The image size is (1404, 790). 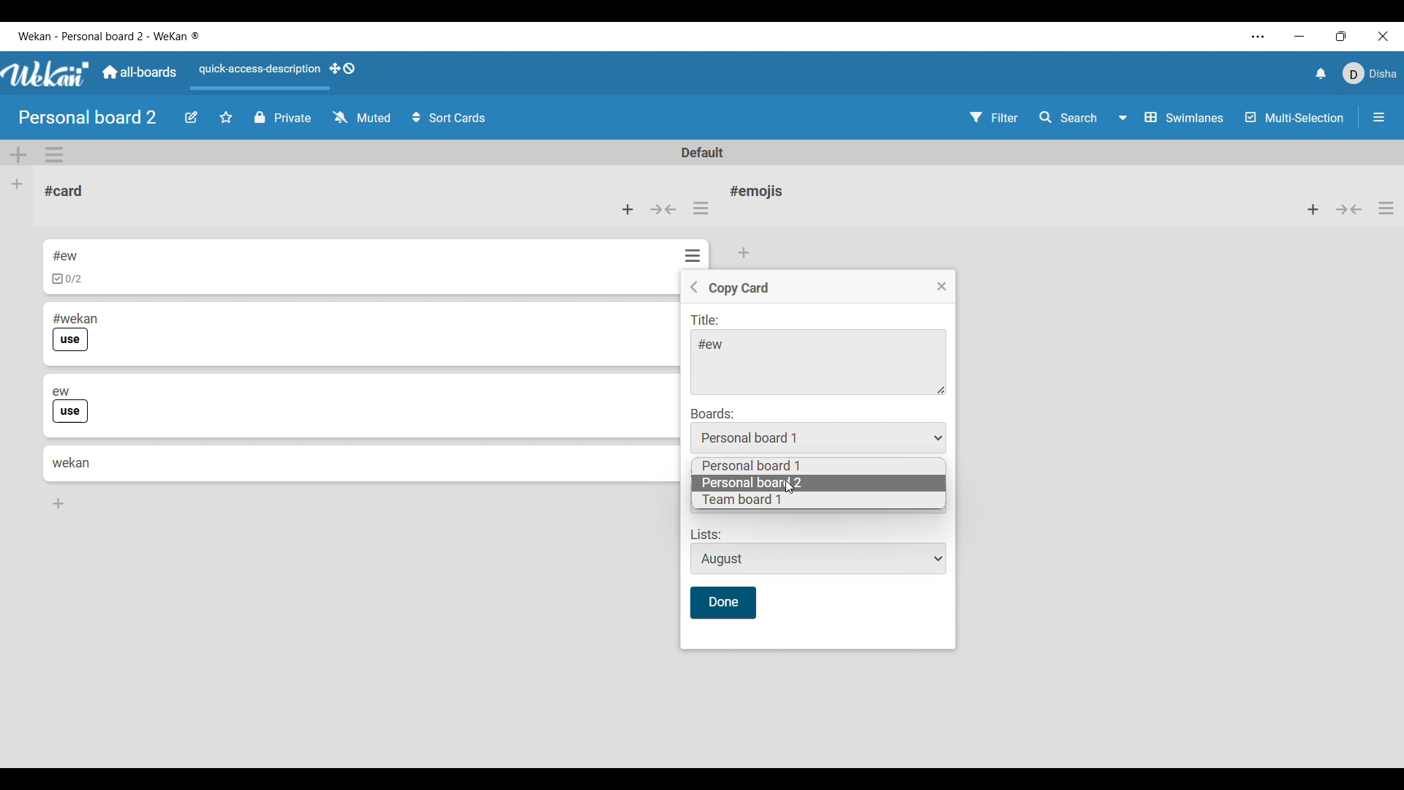 I want to click on List actions, so click(x=701, y=208).